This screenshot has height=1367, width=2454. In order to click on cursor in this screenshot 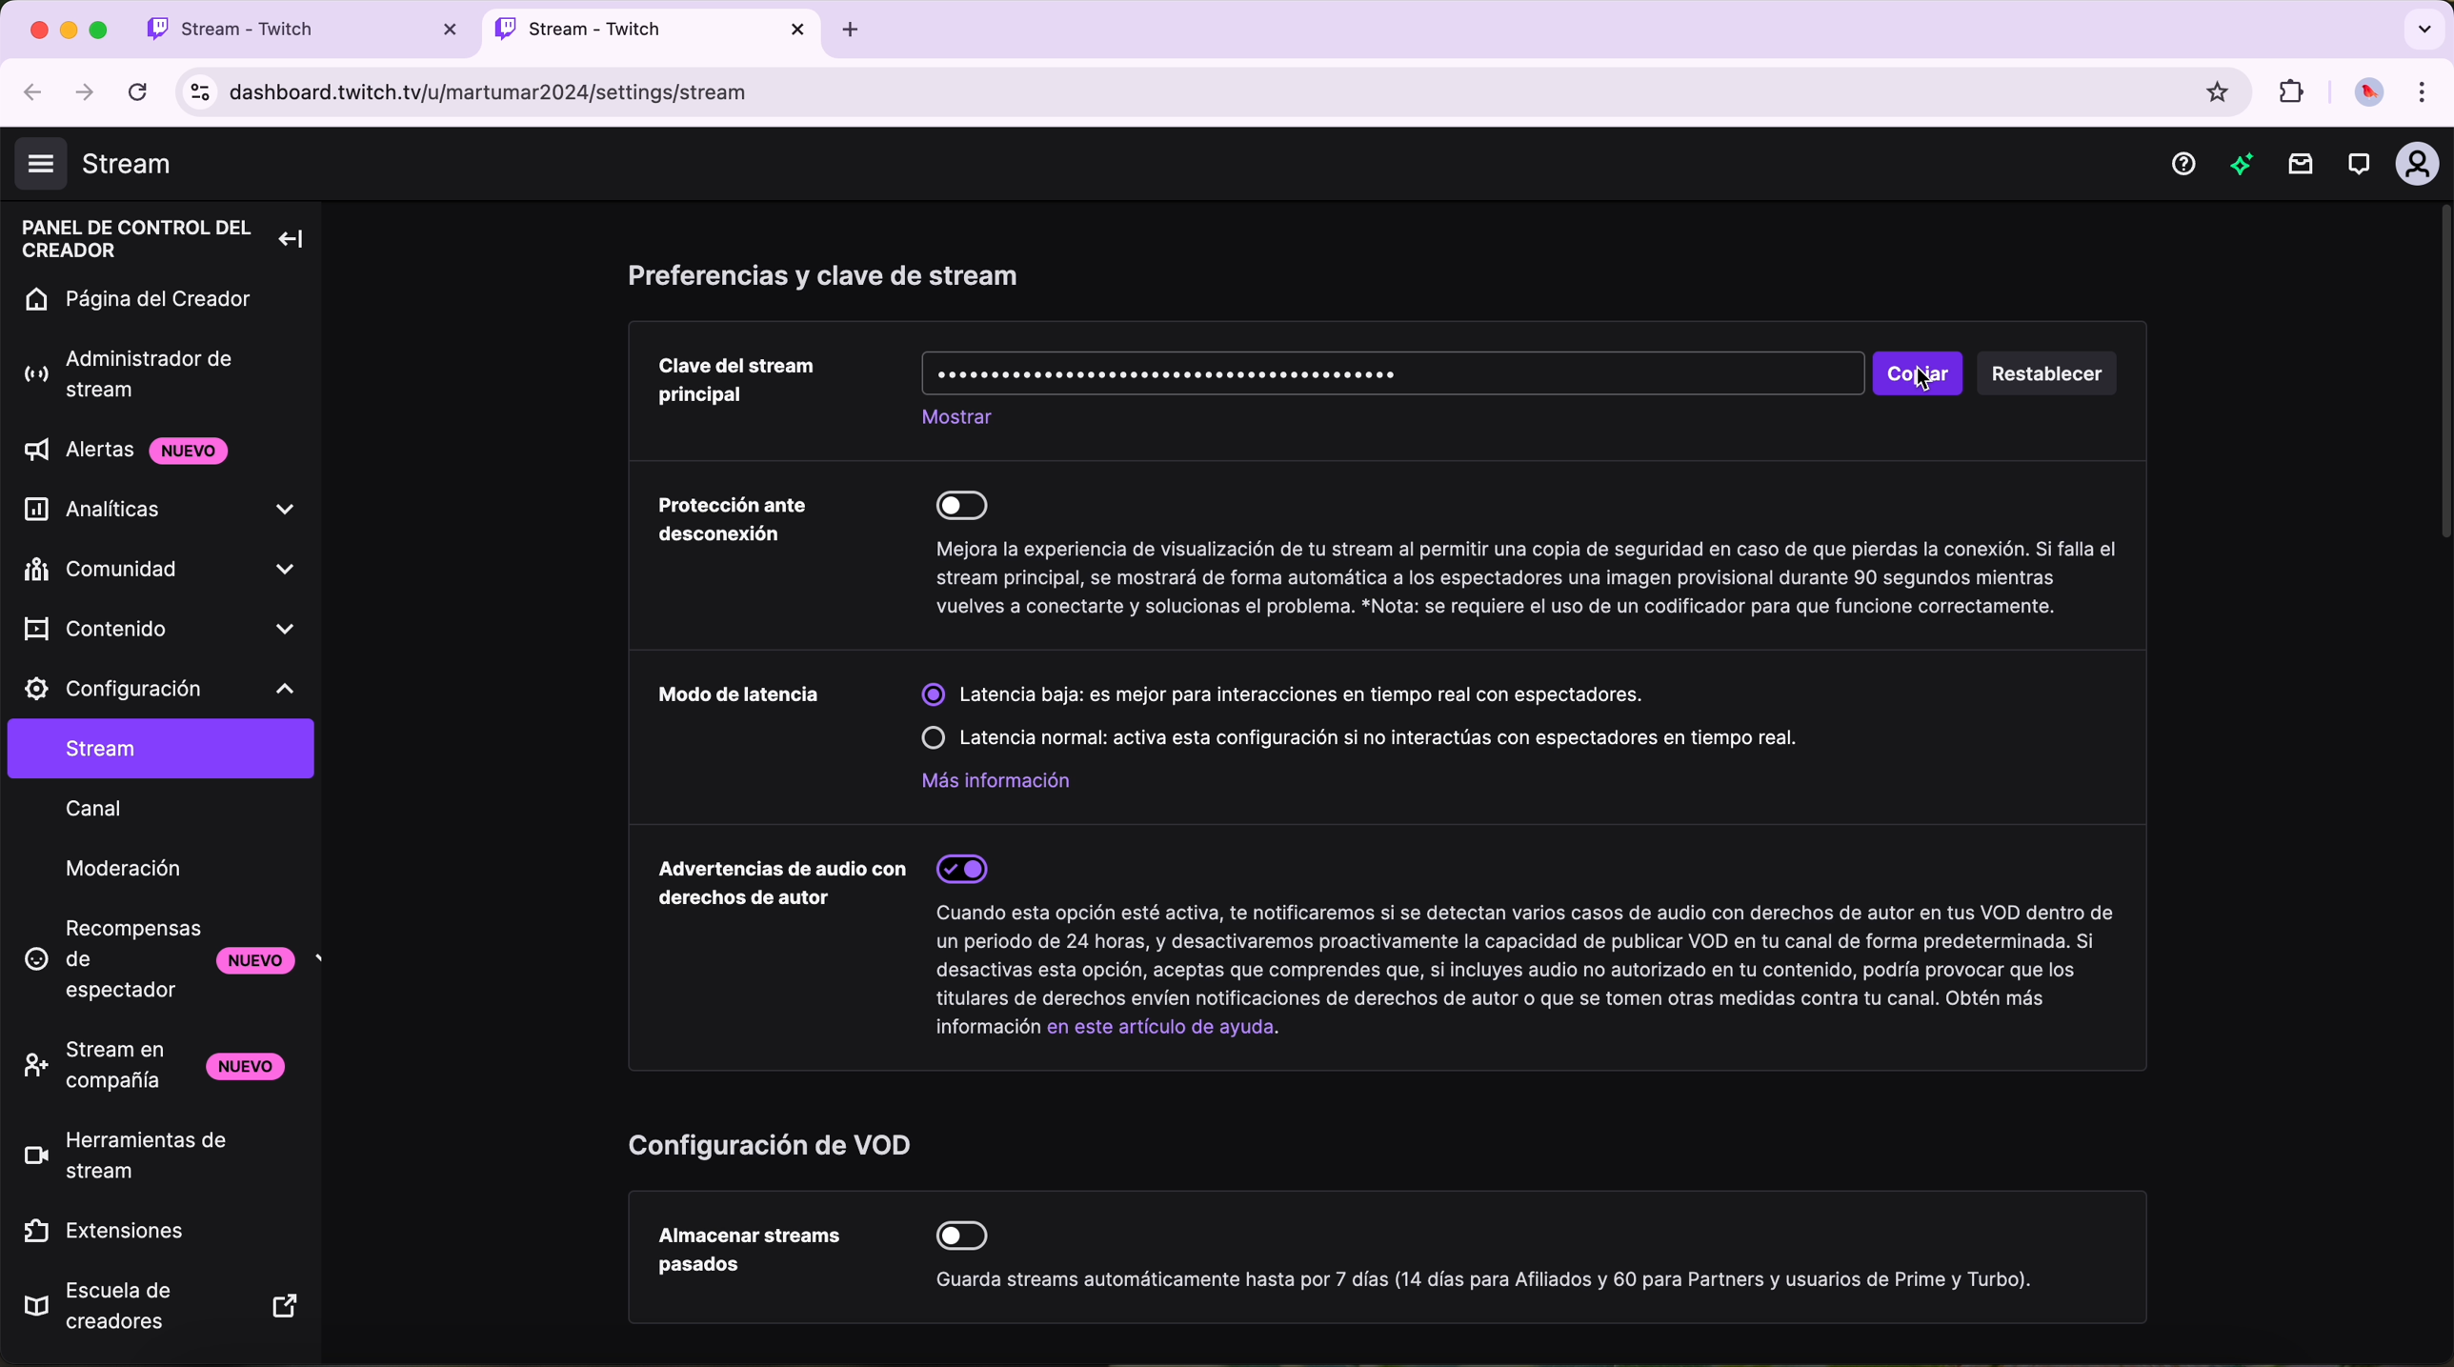, I will do `click(1928, 380)`.